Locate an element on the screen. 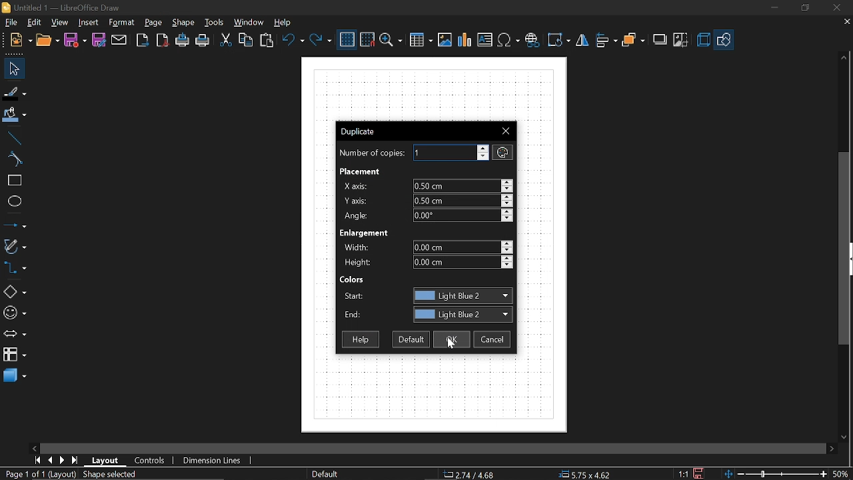  Fill line is located at coordinates (15, 93).